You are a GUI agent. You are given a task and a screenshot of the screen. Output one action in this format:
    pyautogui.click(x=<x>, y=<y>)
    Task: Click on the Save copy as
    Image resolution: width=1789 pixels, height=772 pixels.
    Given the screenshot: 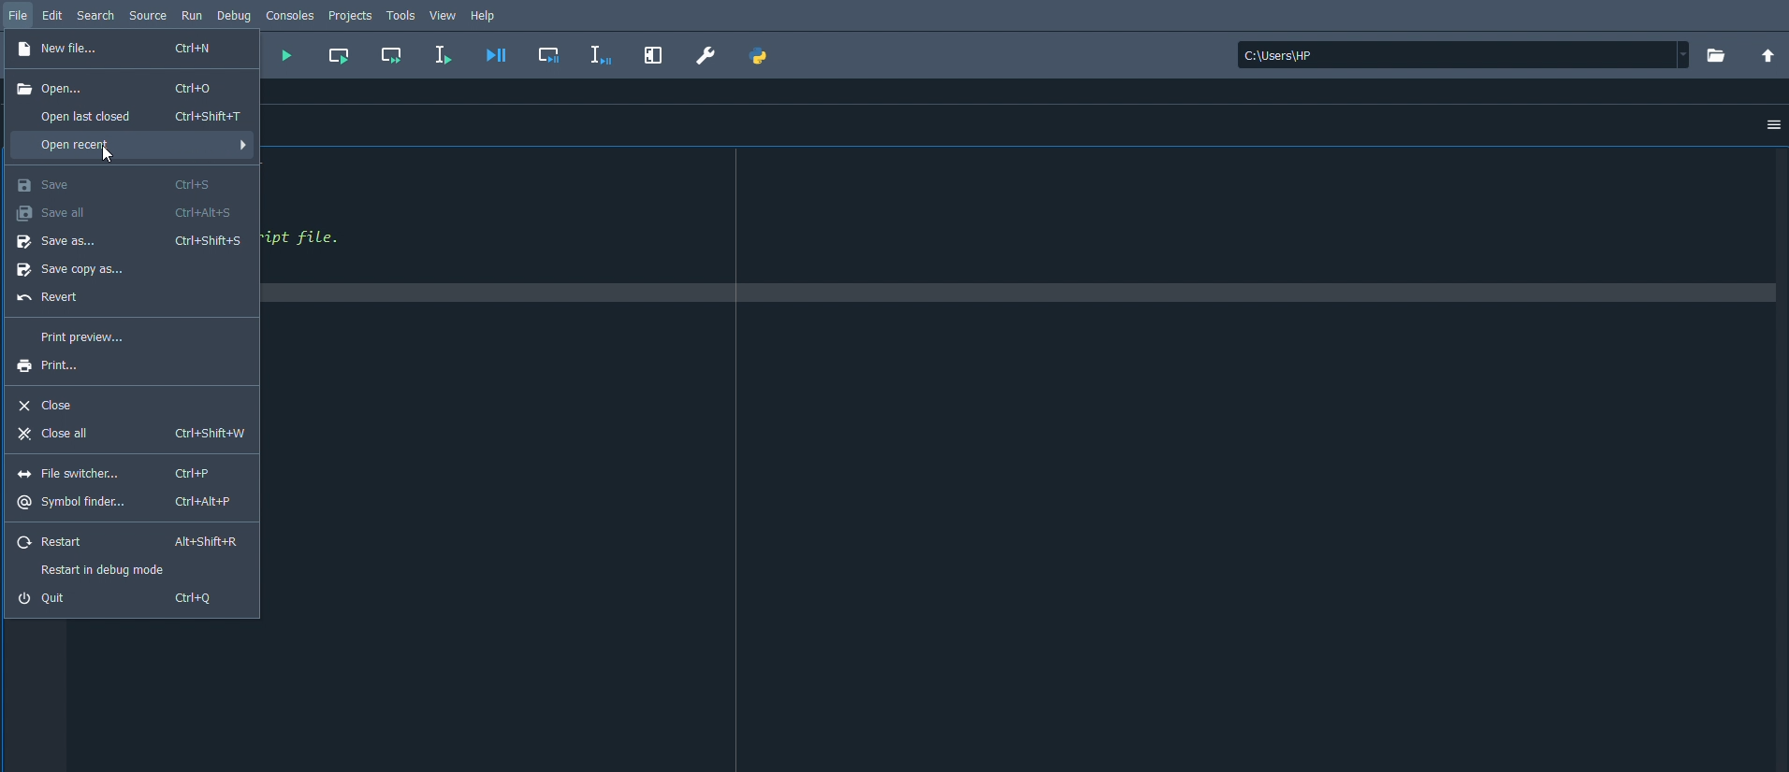 What is the action you would take?
    pyautogui.click(x=80, y=271)
    